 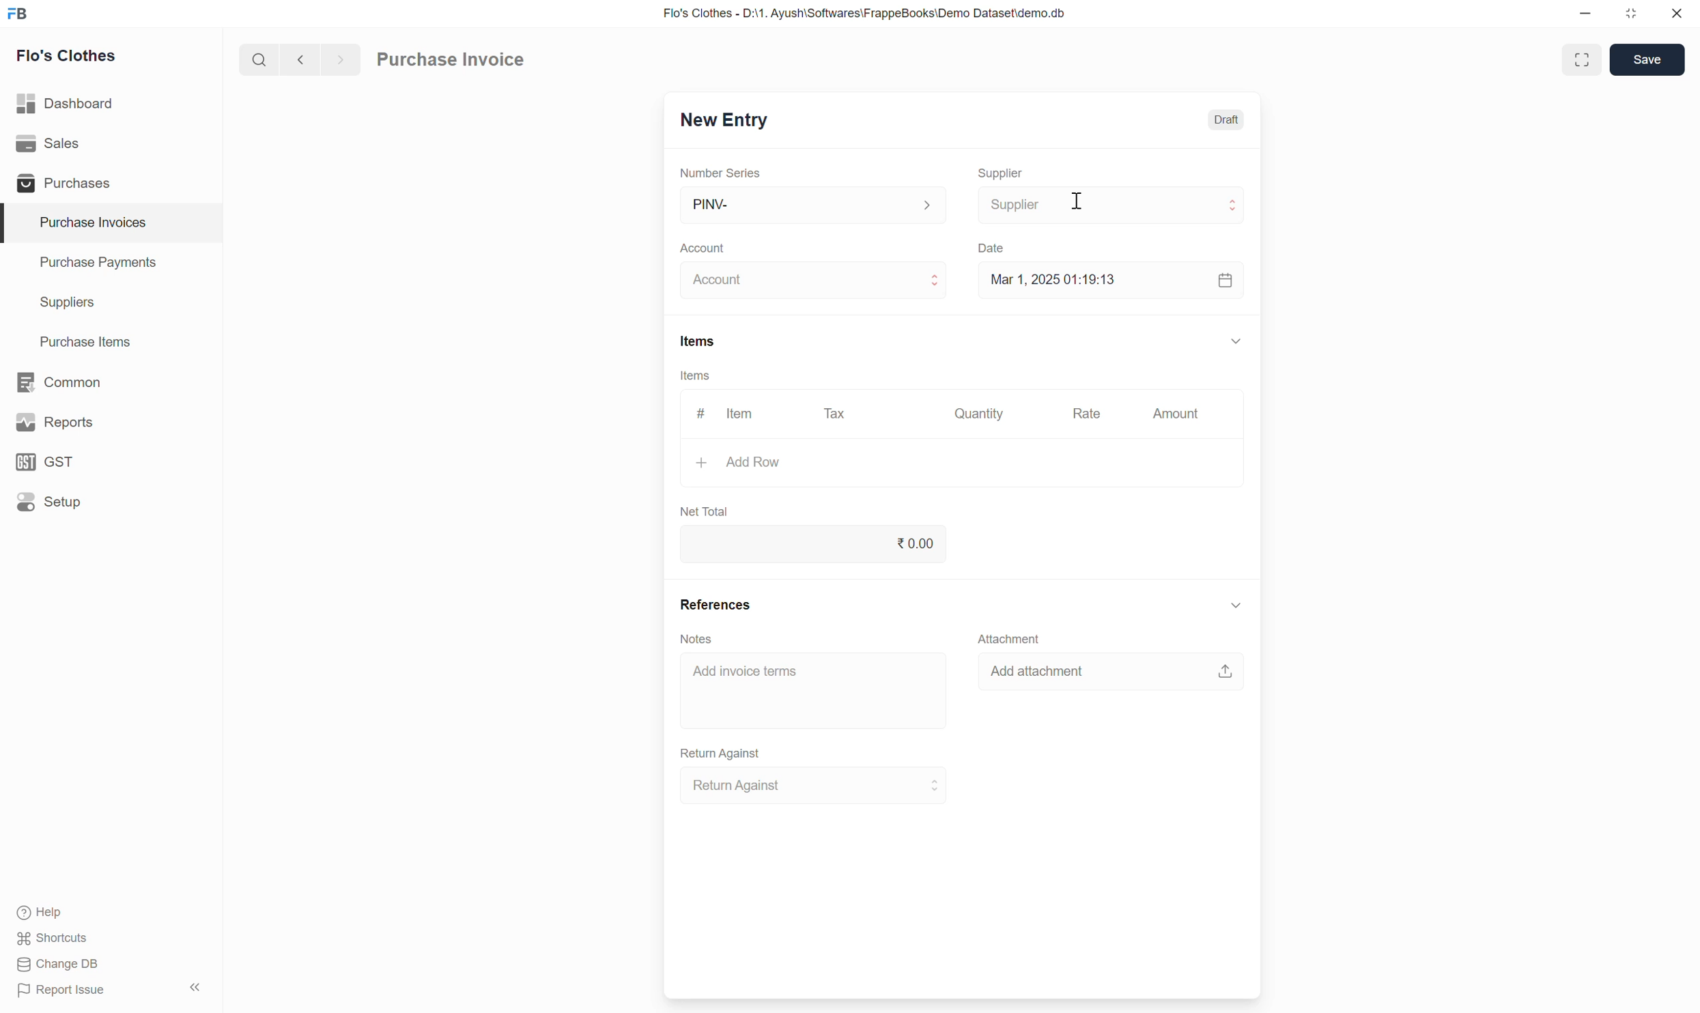 I want to click on Date, so click(x=993, y=244).